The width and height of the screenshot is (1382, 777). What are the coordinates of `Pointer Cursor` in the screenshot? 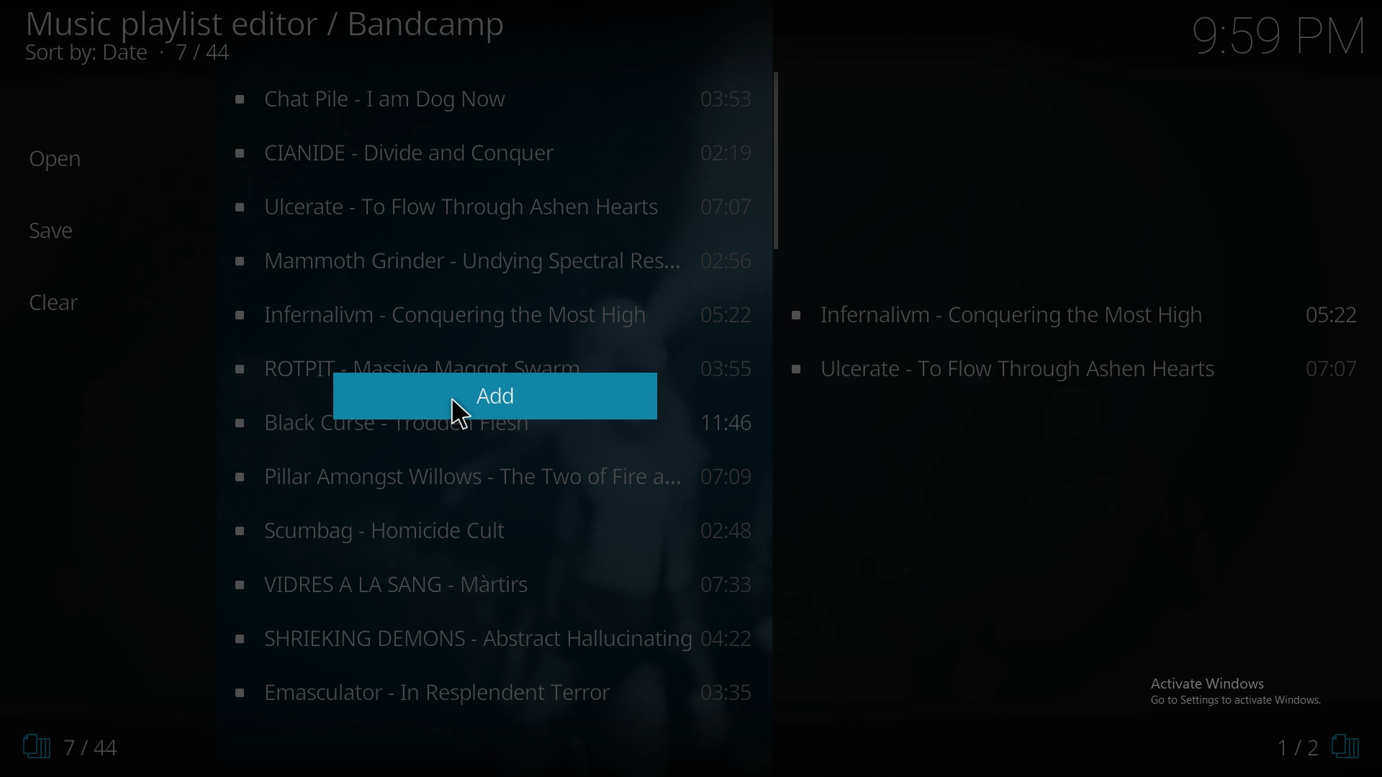 It's located at (464, 414).